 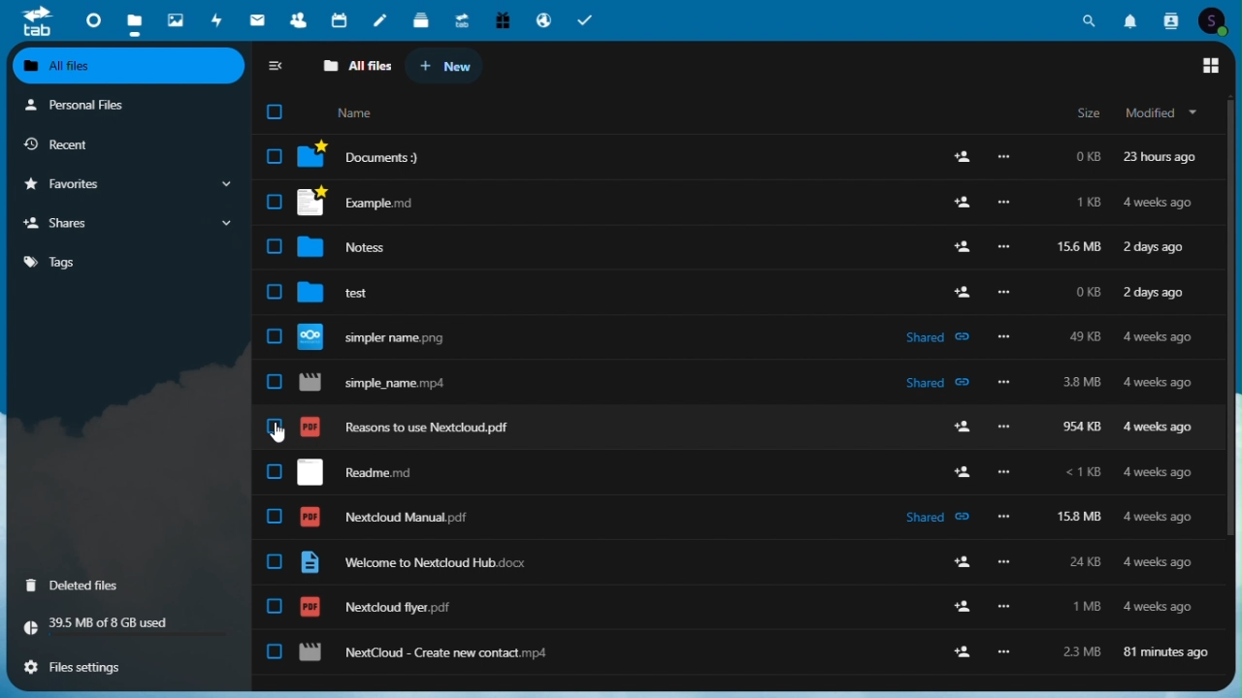 I want to click on shared, so click(x=934, y=515).